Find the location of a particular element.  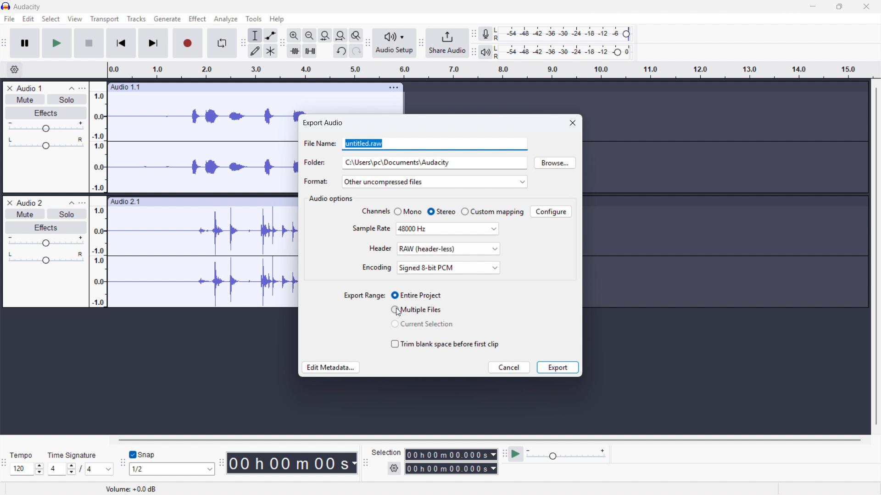

Custom mapping  is located at coordinates (493, 211).